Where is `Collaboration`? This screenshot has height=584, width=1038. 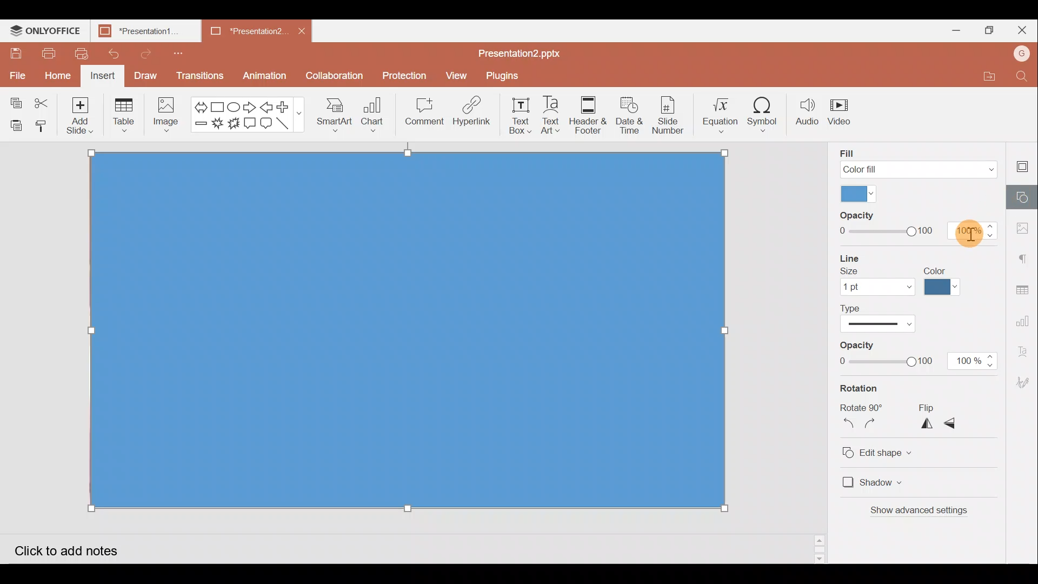
Collaboration is located at coordinates (335, 76).